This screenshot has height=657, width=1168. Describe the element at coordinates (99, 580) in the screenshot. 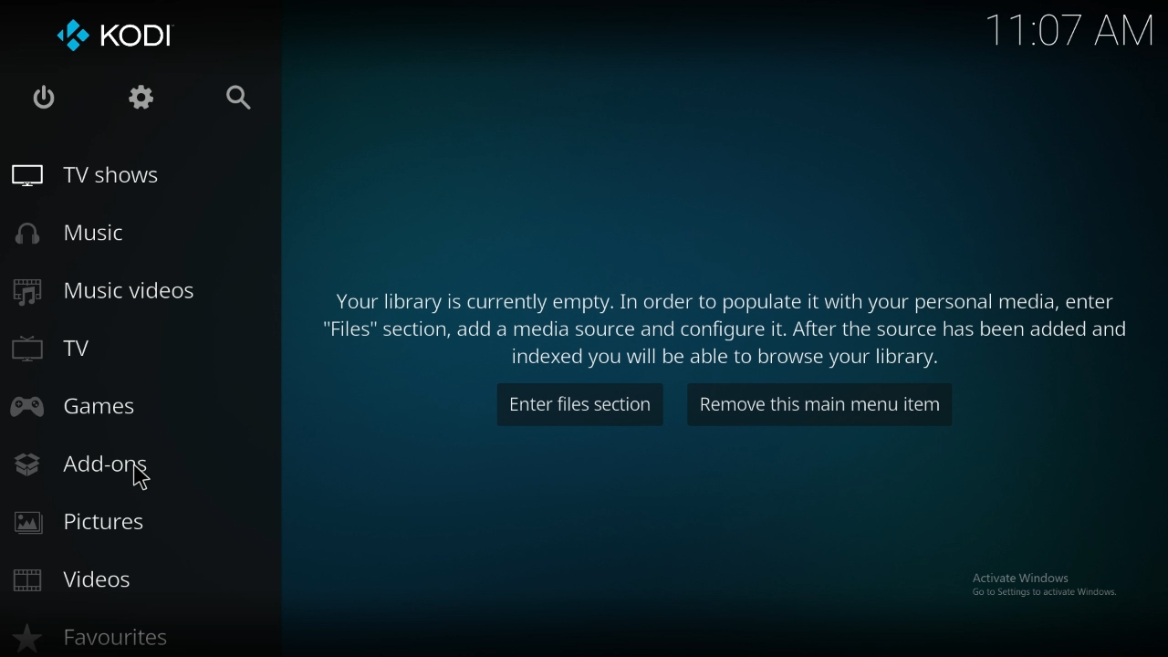

I see `videos` at that location.